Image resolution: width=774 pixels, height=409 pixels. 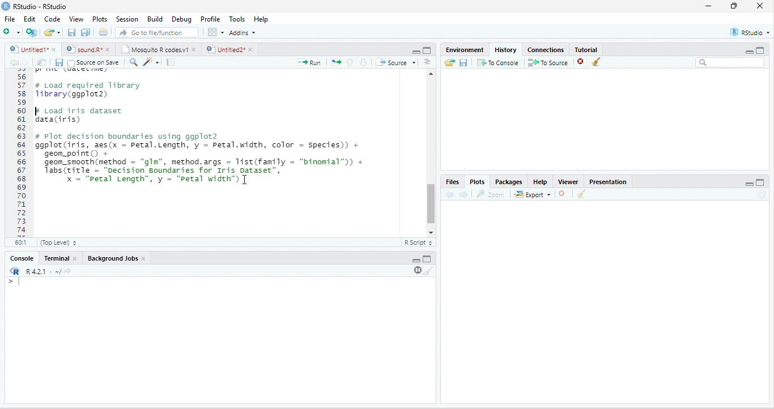 What do you see at coordinates (586, 50) in the screenshot?
I see `Tutorial` at bounding box center [586, 50].